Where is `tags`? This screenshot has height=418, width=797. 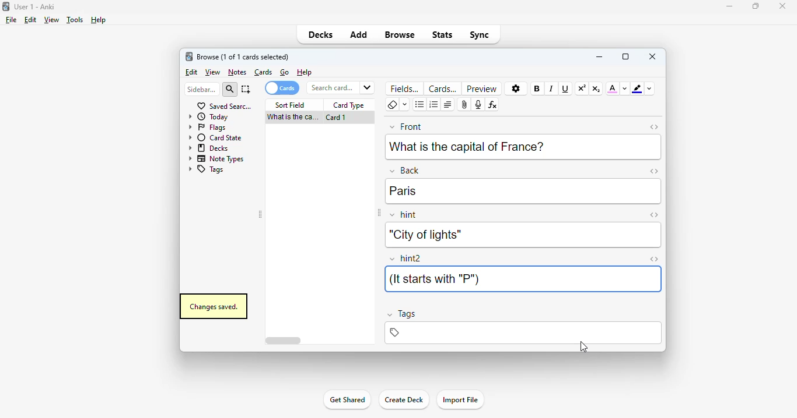 tags is located at coordinates (401, 315).